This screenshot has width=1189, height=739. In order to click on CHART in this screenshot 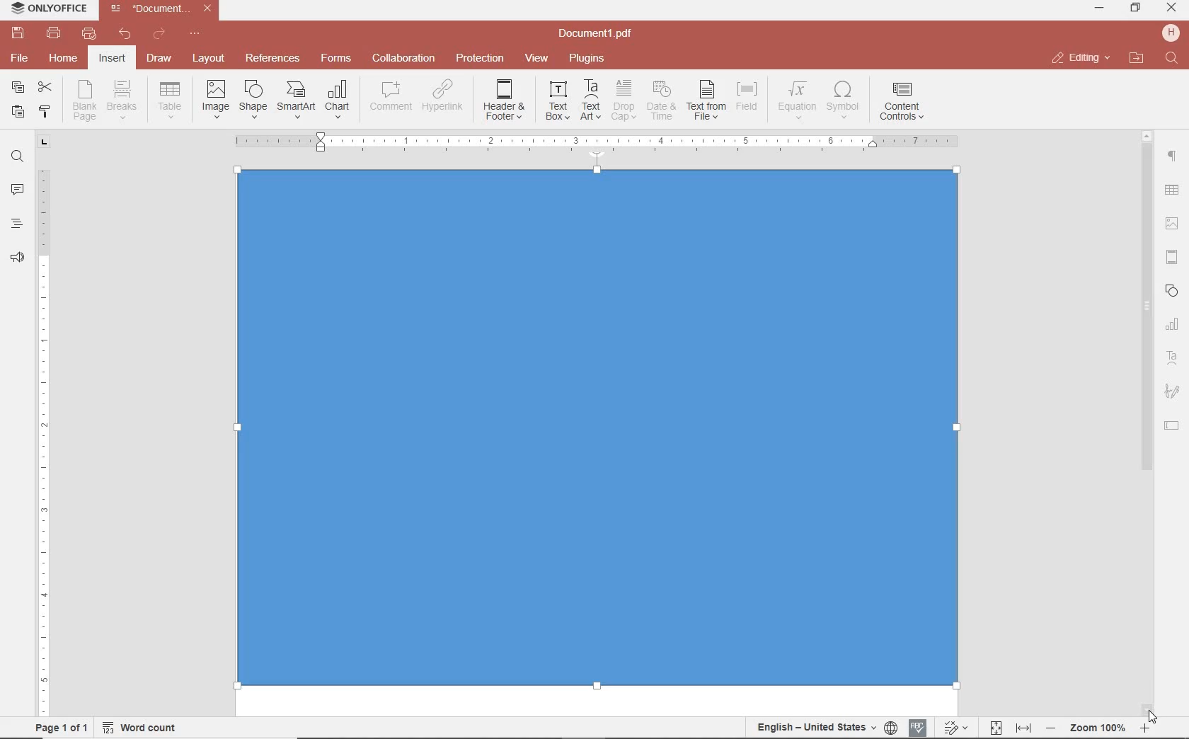, I will do `click(1173, 325)`.